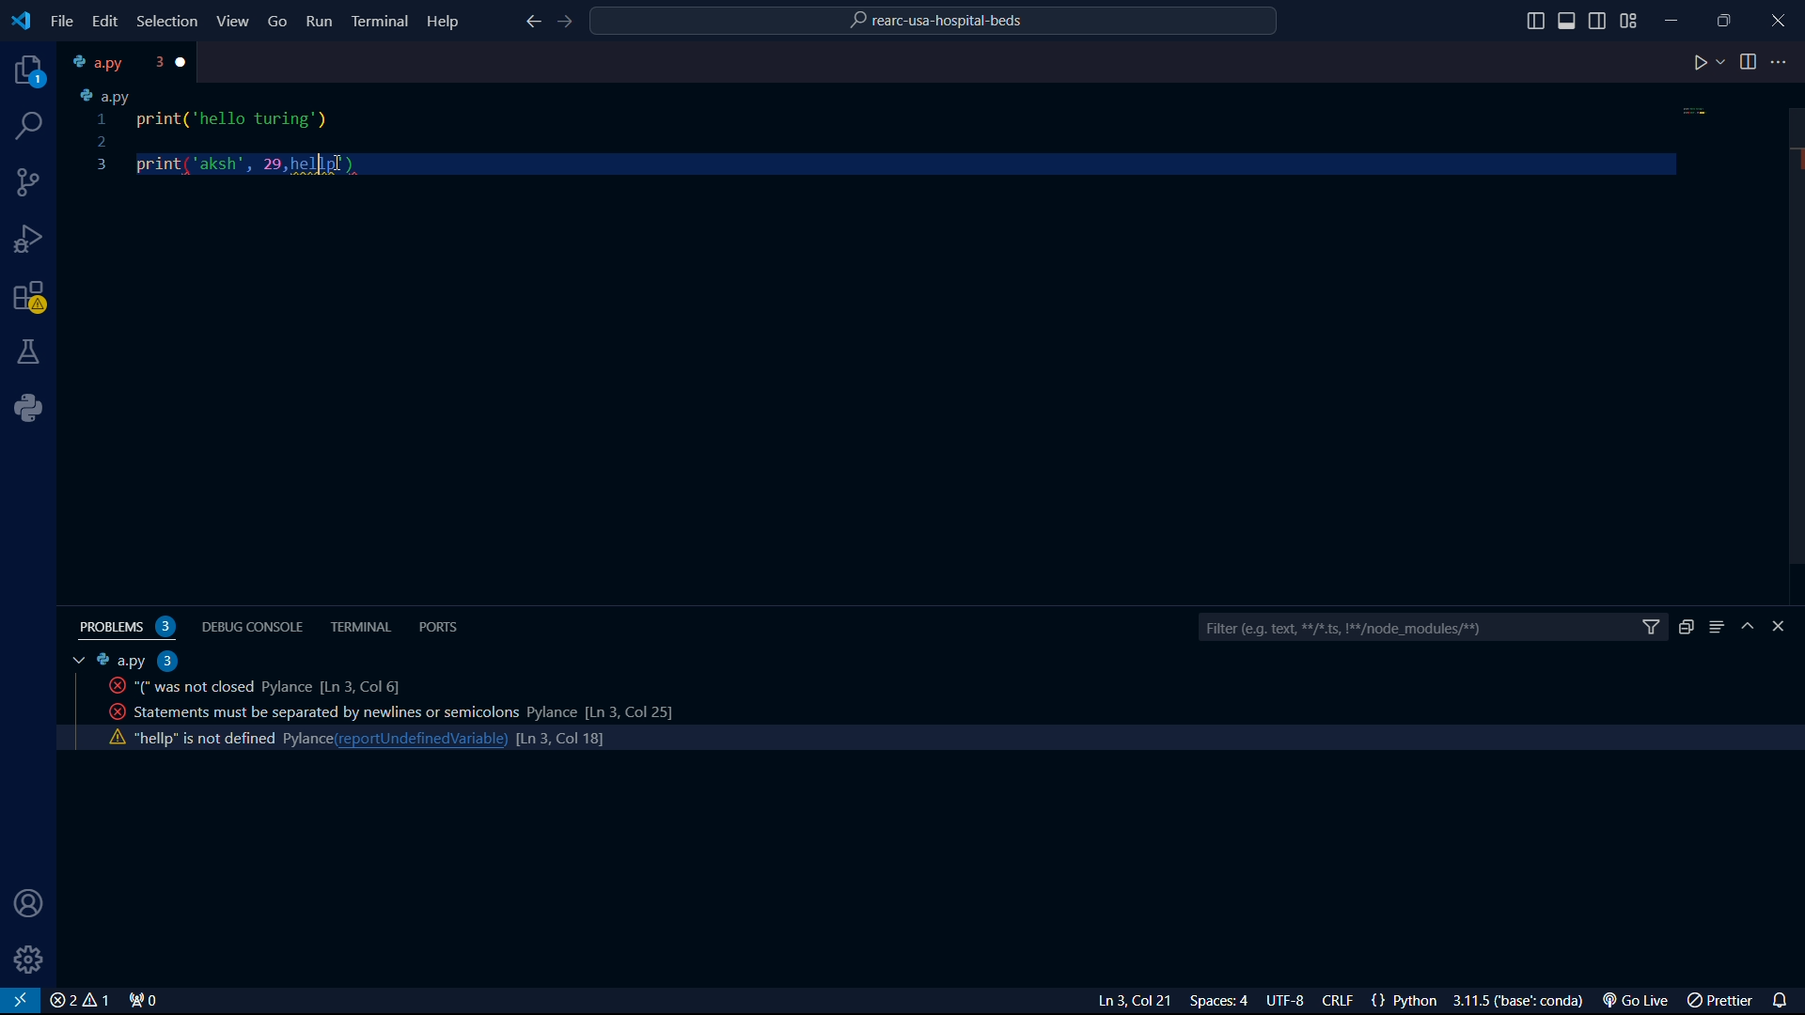 Image resolution: width=1805 pixels, height=1015 pixels. I want to click on a.py 2, so click(137, 660).